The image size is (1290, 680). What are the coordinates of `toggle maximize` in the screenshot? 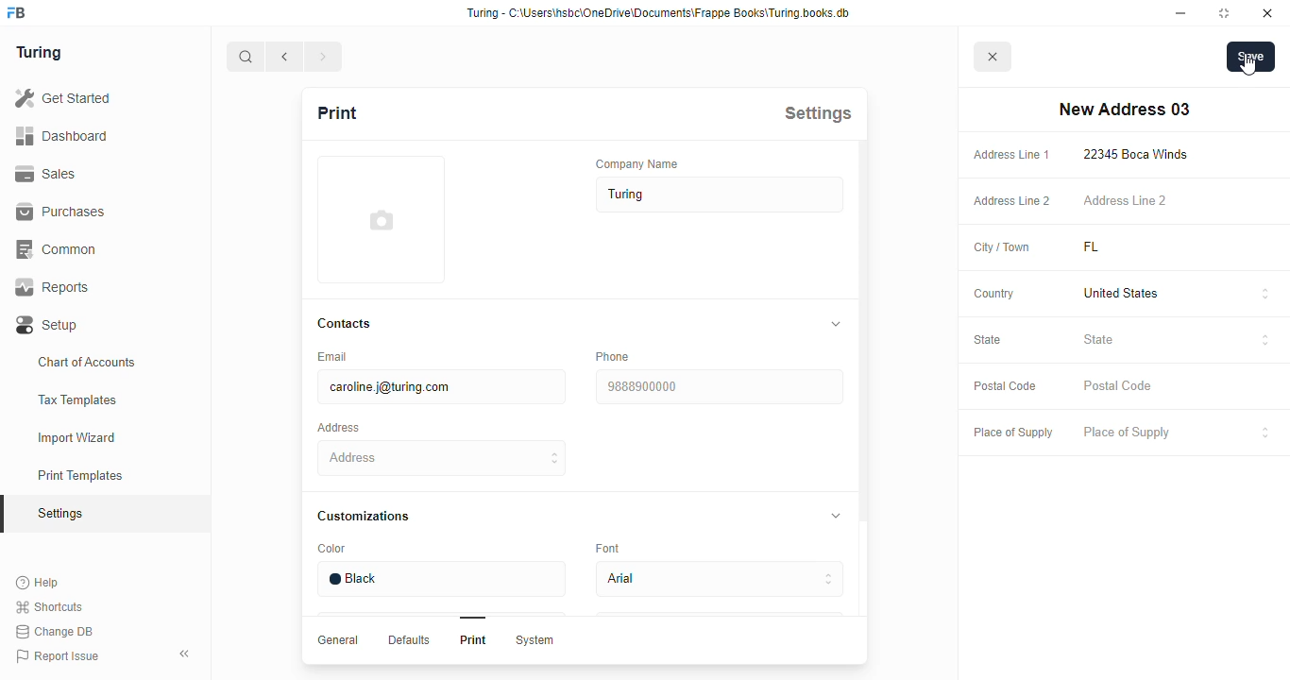 It's located at (1223, 12).